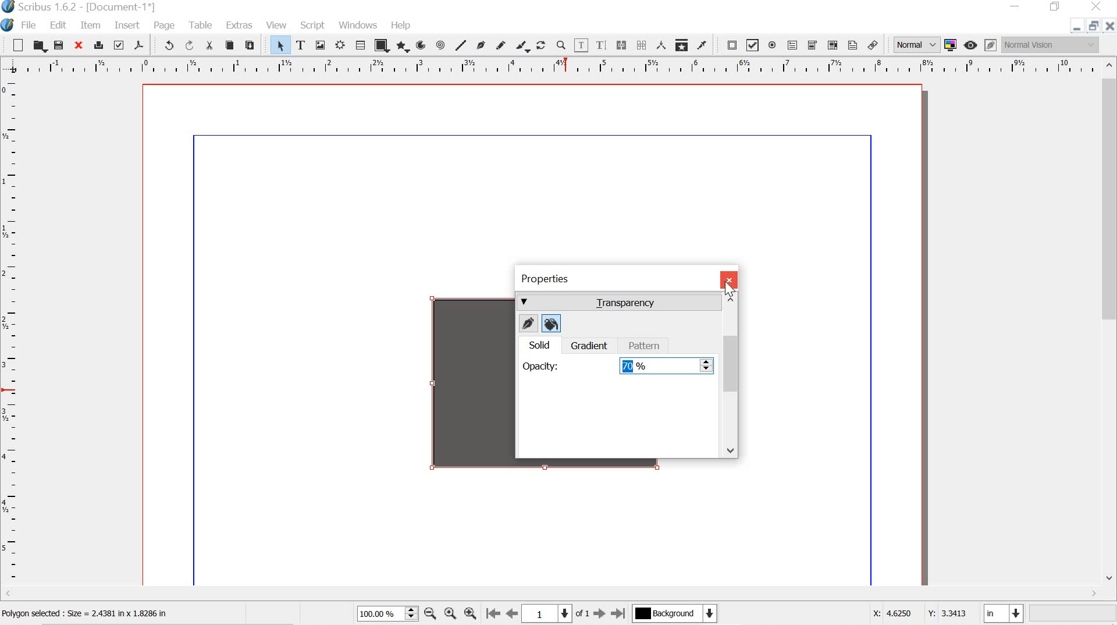 This screenshot has width=1117, height=625. Describe the element at coordinates (681, 44) in the screenshot. I see `copy item properties` at that location.